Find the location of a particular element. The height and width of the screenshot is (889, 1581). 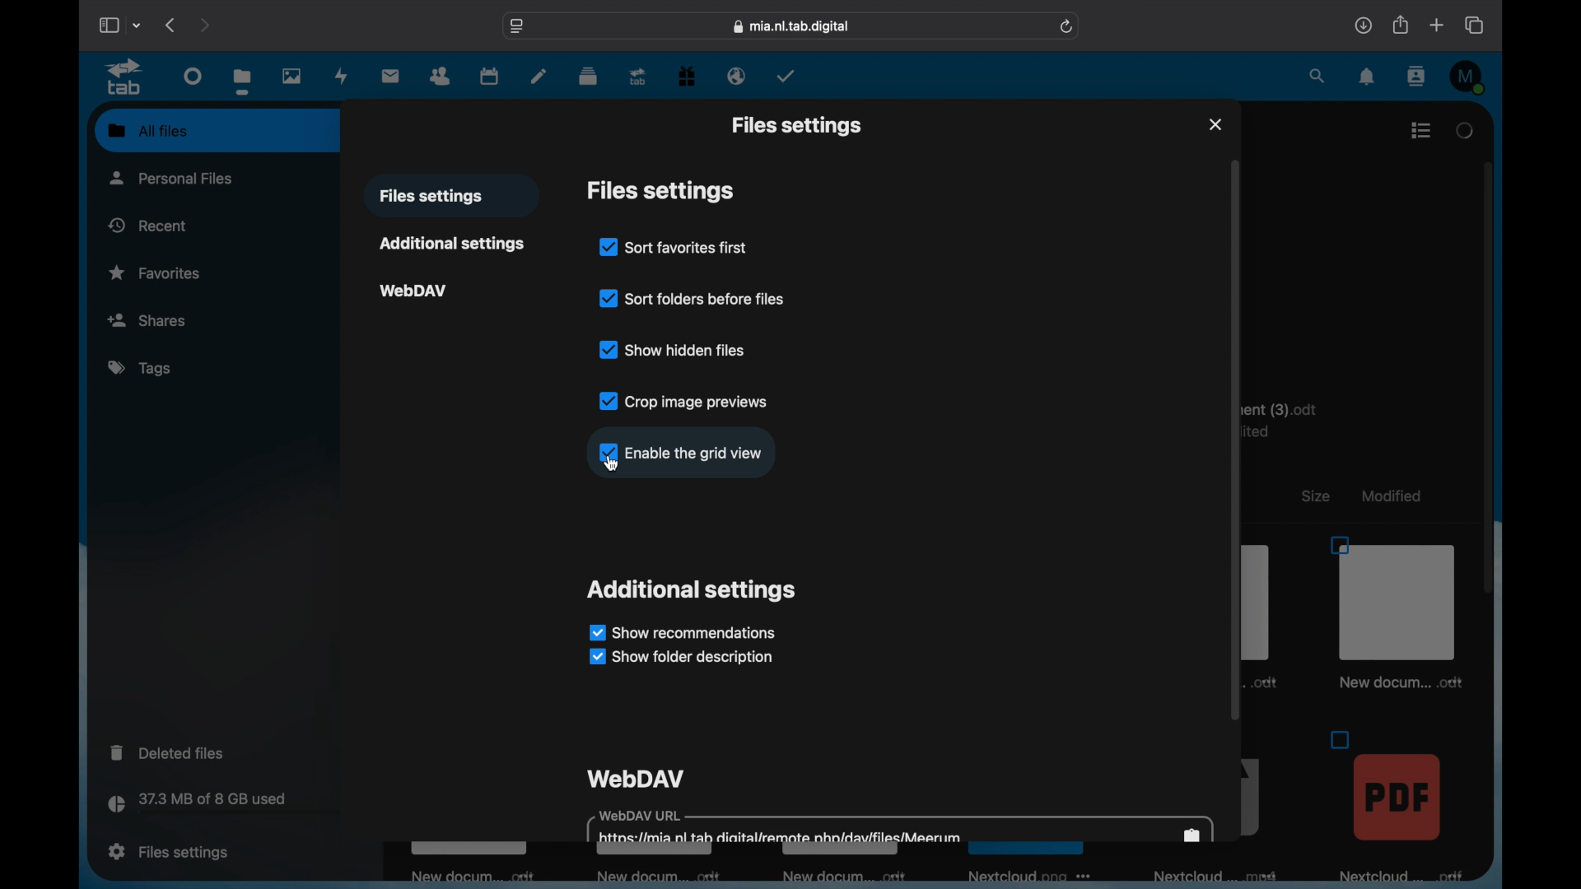

size is located at coordinates (1314, 496).